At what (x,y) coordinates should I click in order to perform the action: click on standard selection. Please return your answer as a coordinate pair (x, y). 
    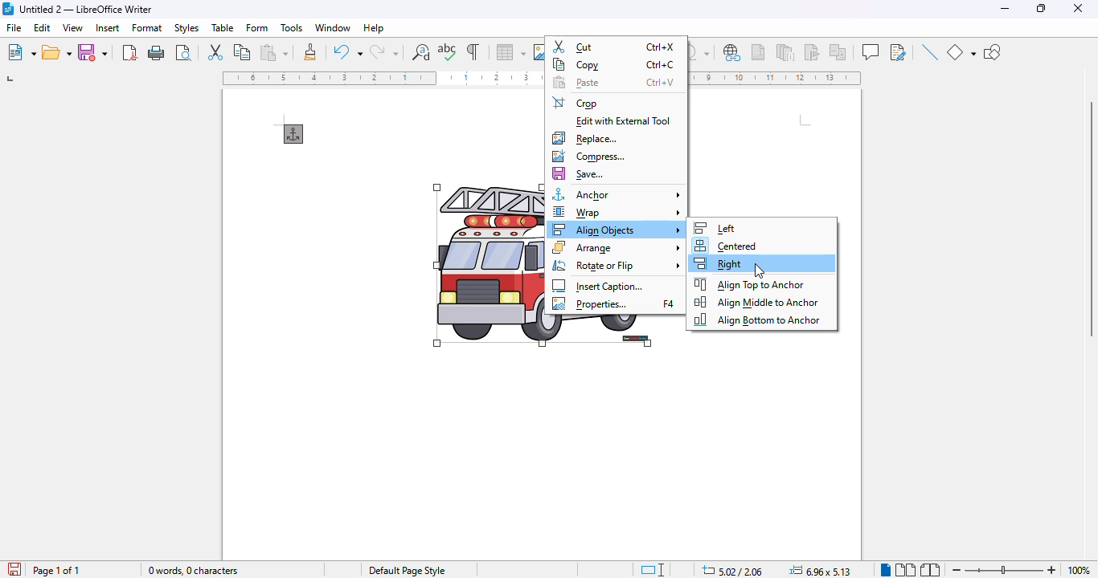
    Looking at the image, I should click on (653, 570).